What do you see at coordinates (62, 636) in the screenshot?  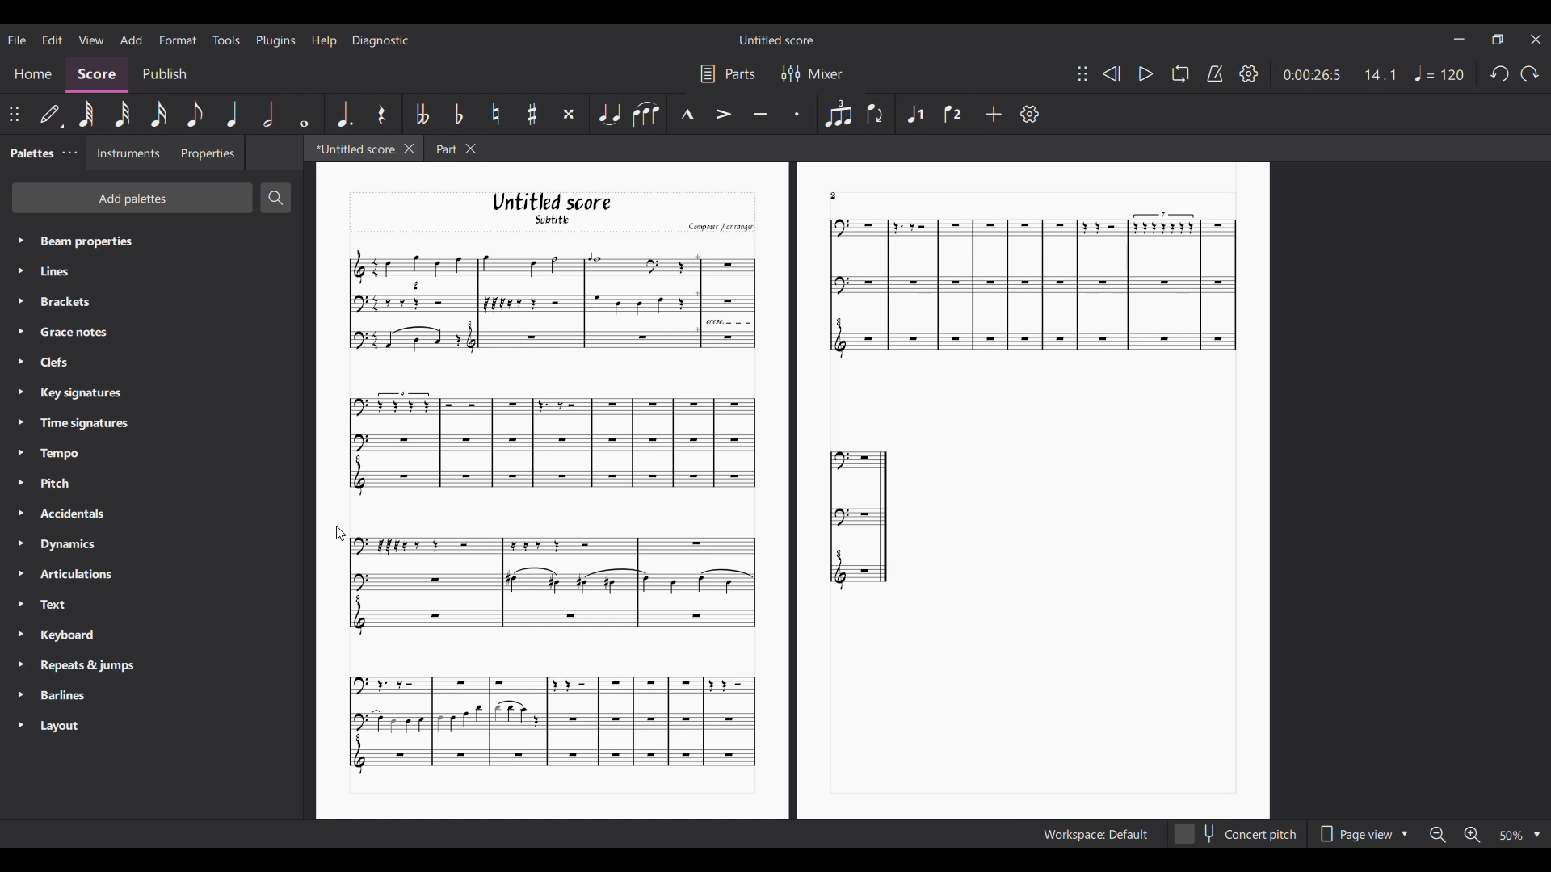 I see `> Keyboard` at bounding box center [62, 636].